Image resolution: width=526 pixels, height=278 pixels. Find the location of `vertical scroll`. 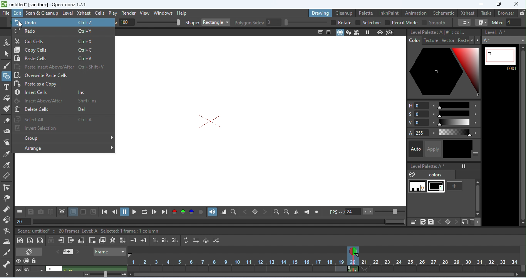

vertical scroll is located at coordinates (477, 198).